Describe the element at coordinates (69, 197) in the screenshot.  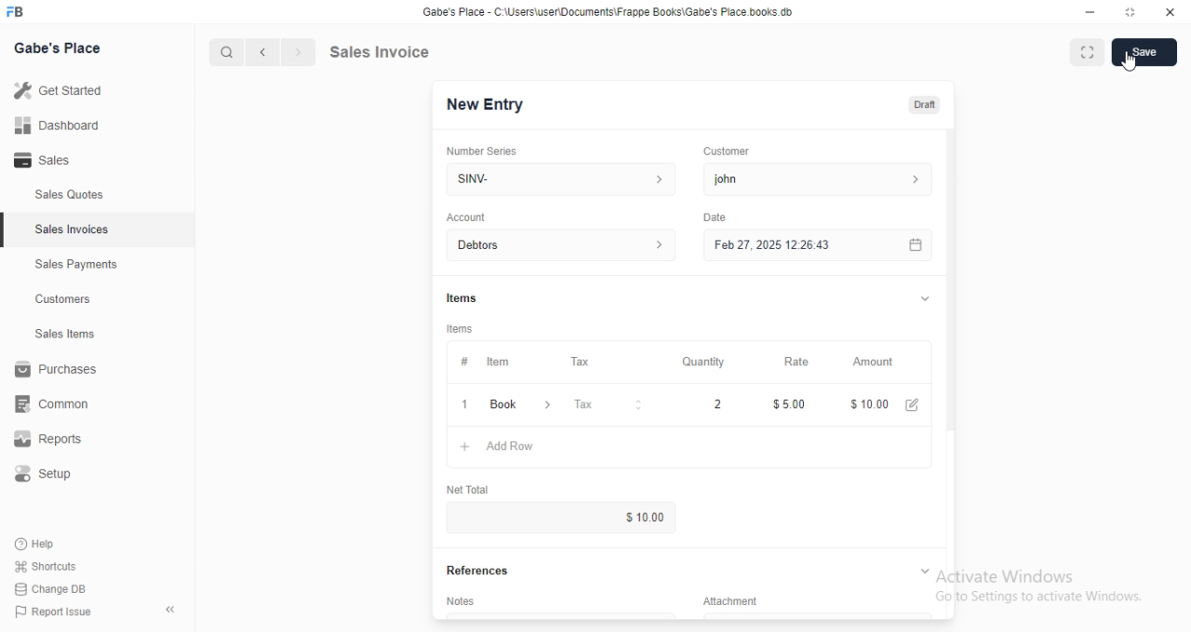
I see `Sales Quotes` at that location.